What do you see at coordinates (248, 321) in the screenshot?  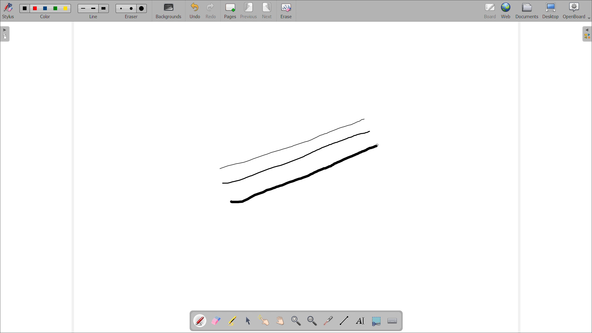 I see `select and modify objects` at bounding box center [248, 321].